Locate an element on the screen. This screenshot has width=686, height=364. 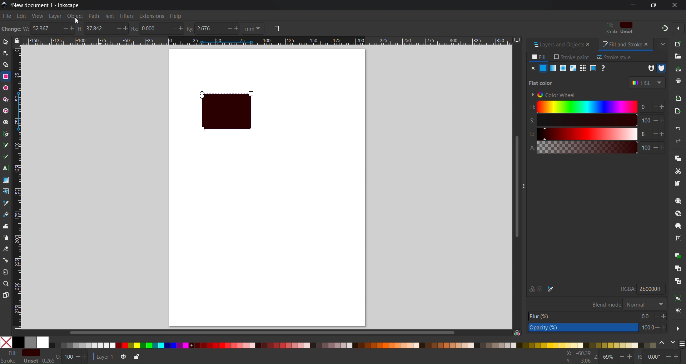
Pages tool is located at coordinates (6, 294).